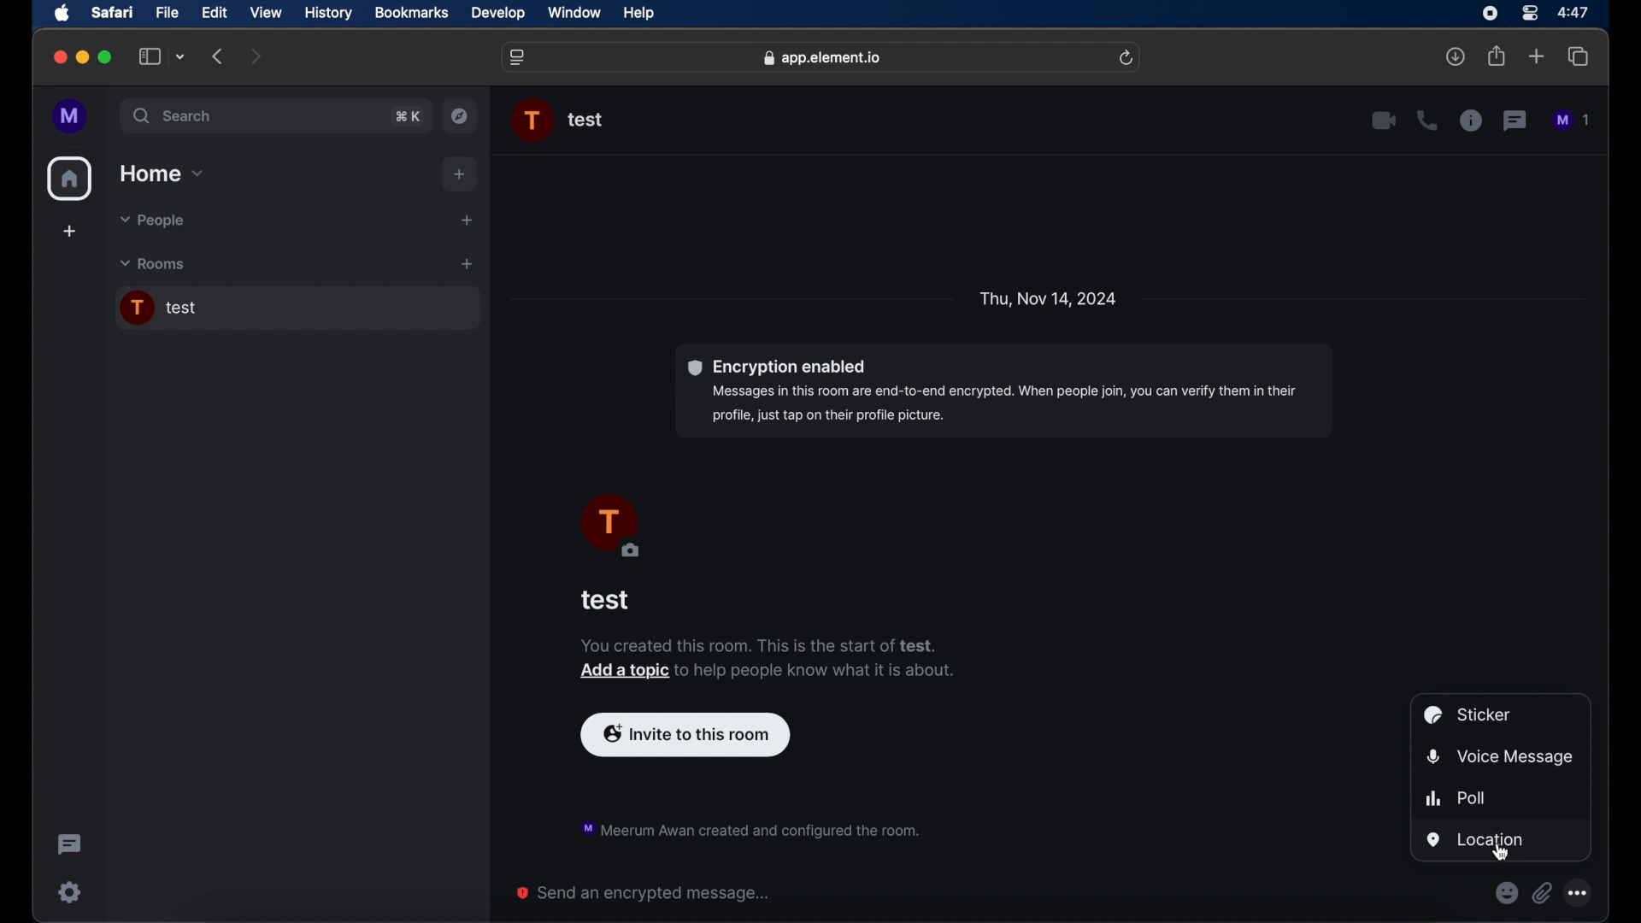  What do you see at coordinates (1048, 297) in the screenshot?
I see `date and day` at bounding box center [1048, 297].